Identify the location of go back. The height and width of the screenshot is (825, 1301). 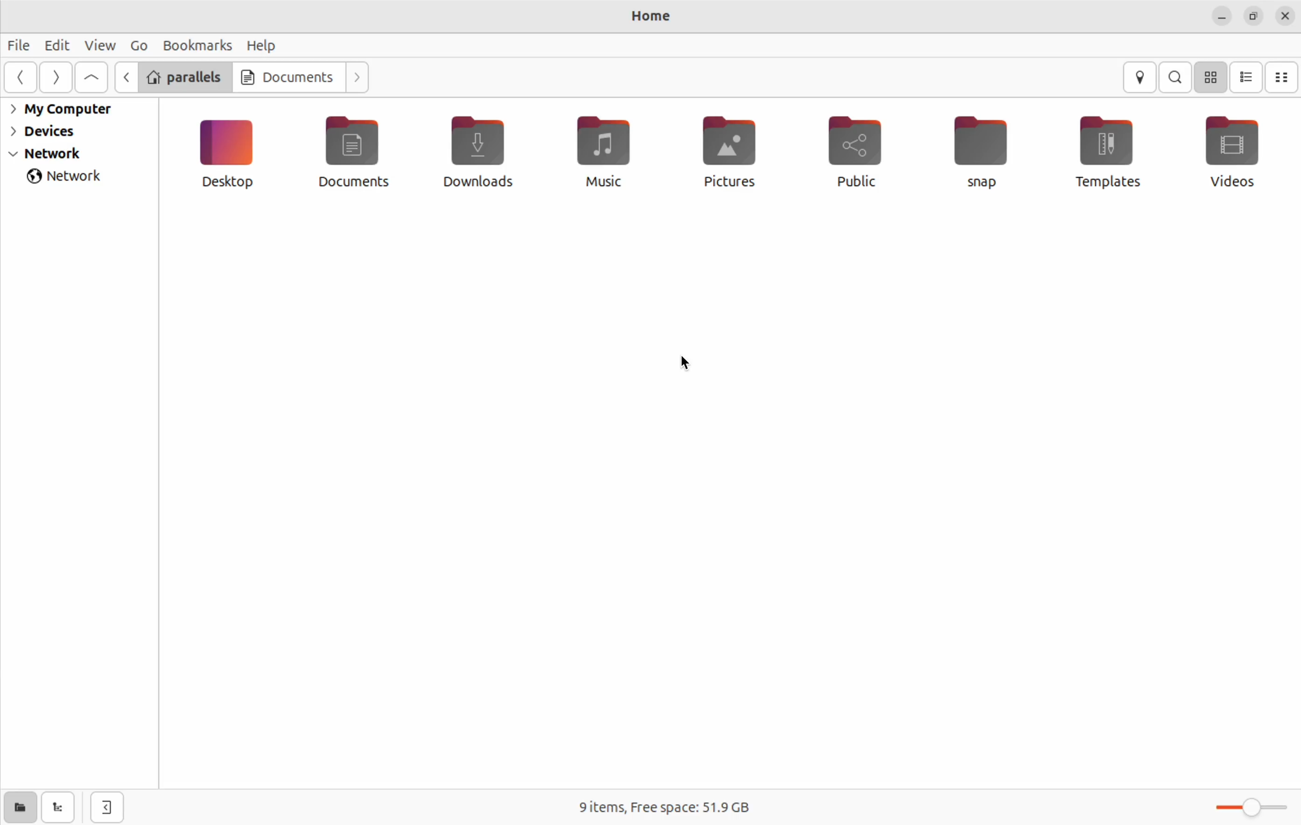
(23, 78).